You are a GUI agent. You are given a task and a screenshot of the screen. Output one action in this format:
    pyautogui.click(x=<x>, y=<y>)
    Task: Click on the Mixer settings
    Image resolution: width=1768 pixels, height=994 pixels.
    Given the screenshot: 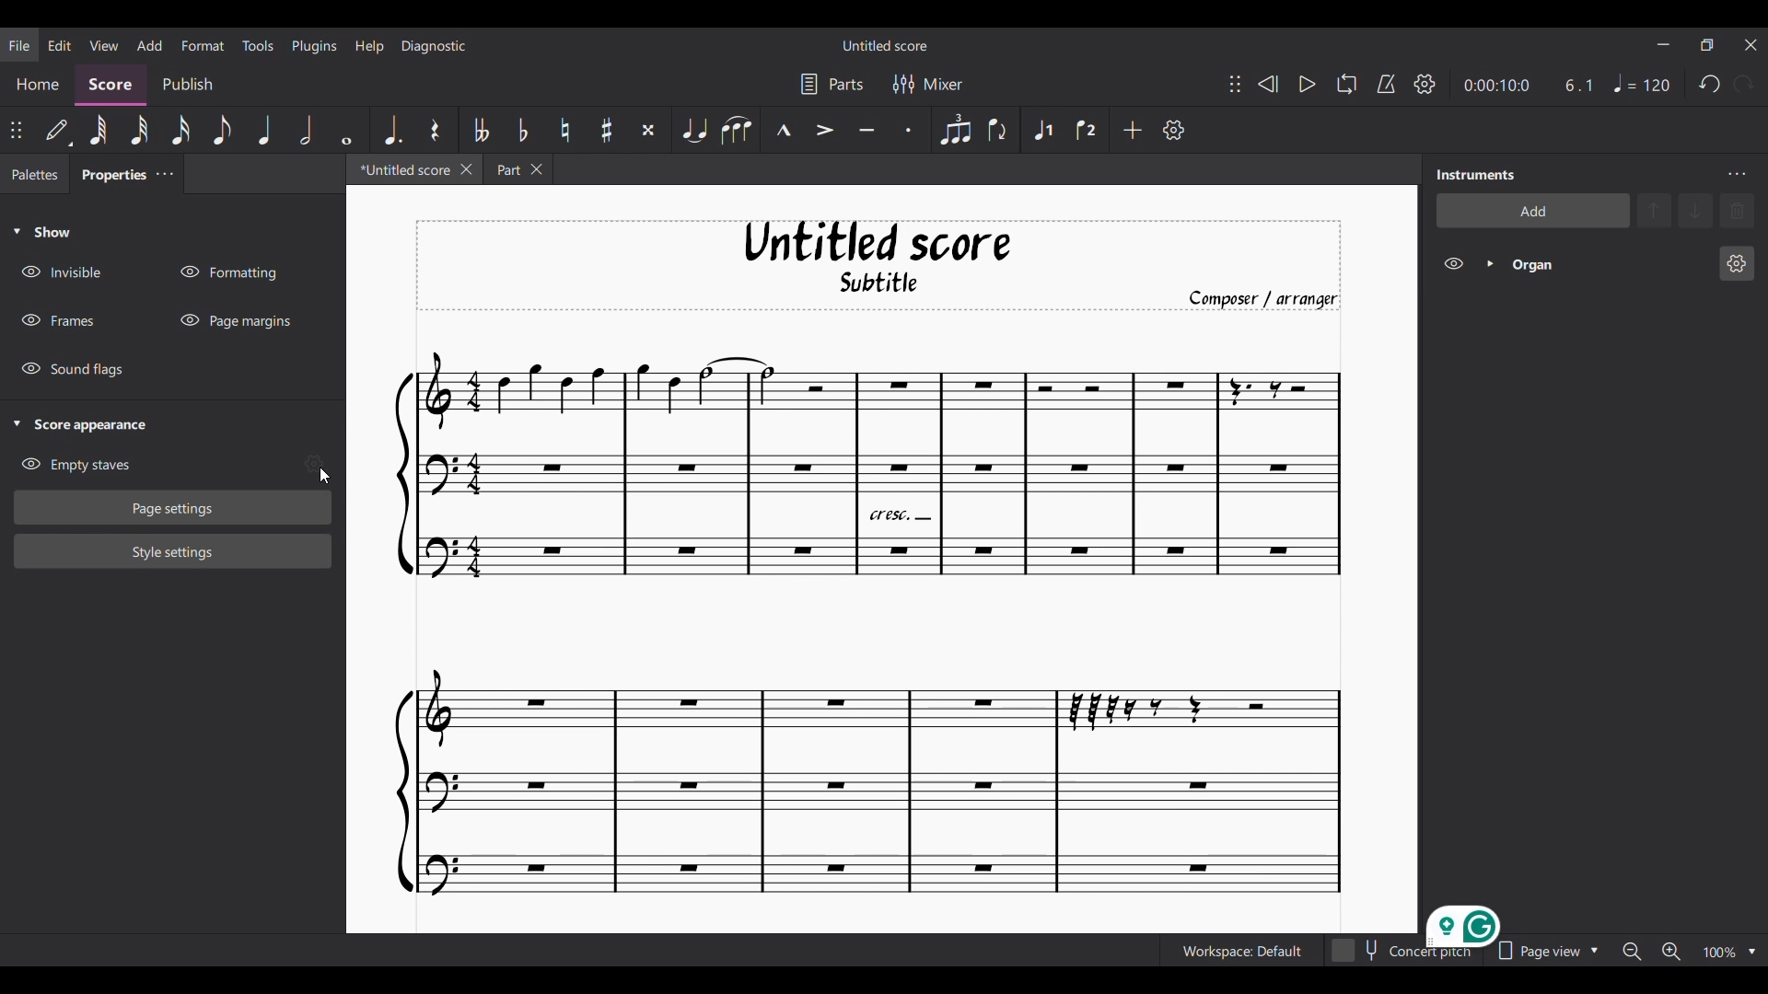 What is the action you would take?
    pyautogui.click(x=926, y=84)
    